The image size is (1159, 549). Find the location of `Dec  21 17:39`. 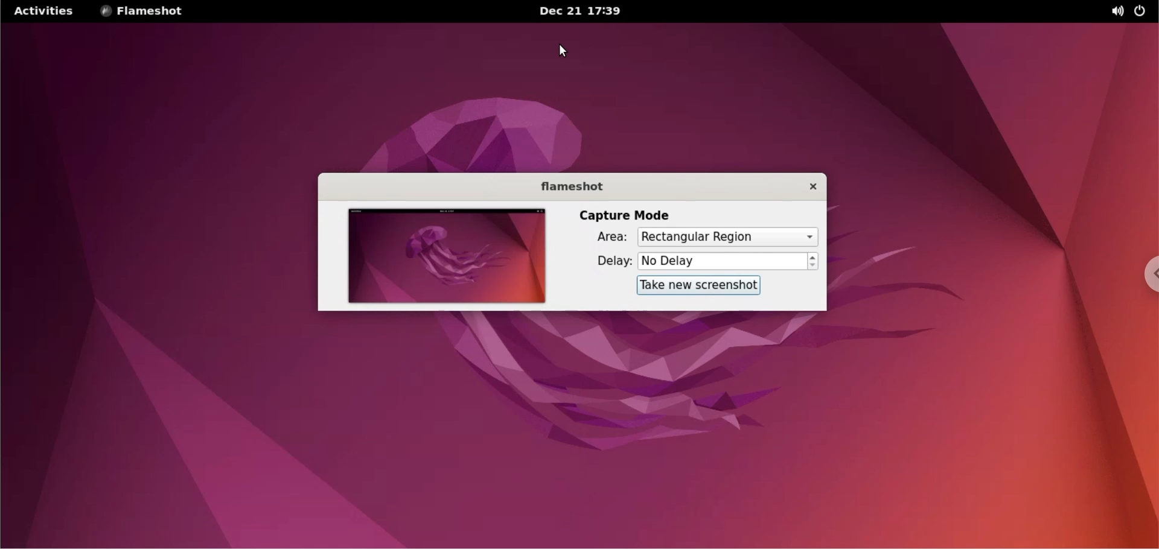

Dec  21 17:39 is located at coordinates (583, 11).